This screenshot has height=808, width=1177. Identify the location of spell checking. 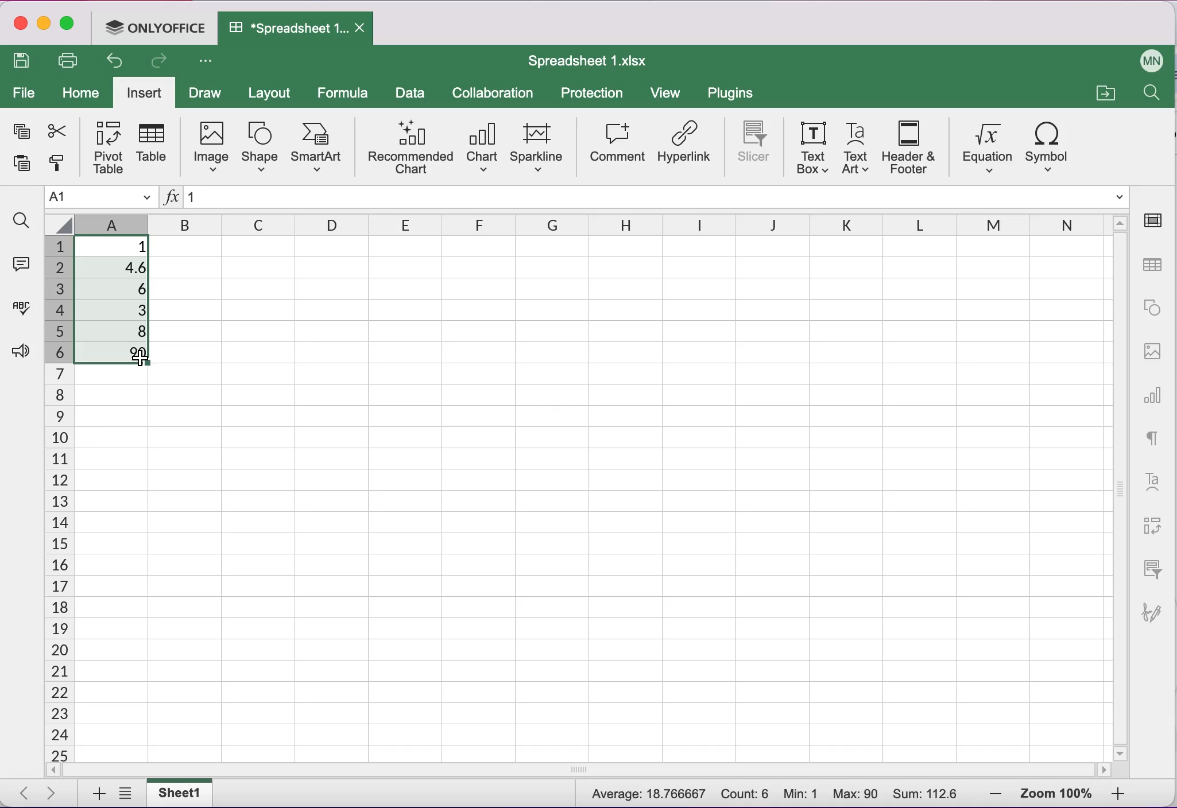
(20, 308).